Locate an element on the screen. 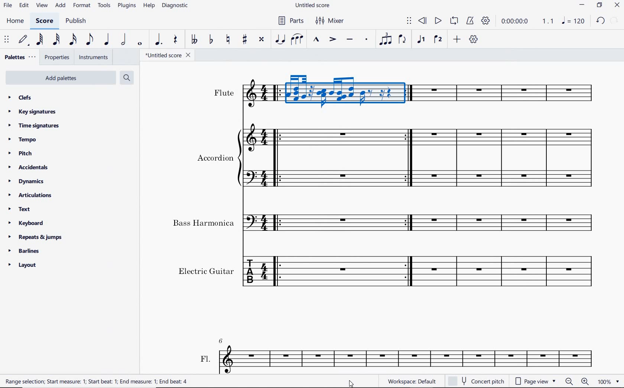 This screenshot has height=388, width=624. CLOSE is located at coordinates (617, 6).